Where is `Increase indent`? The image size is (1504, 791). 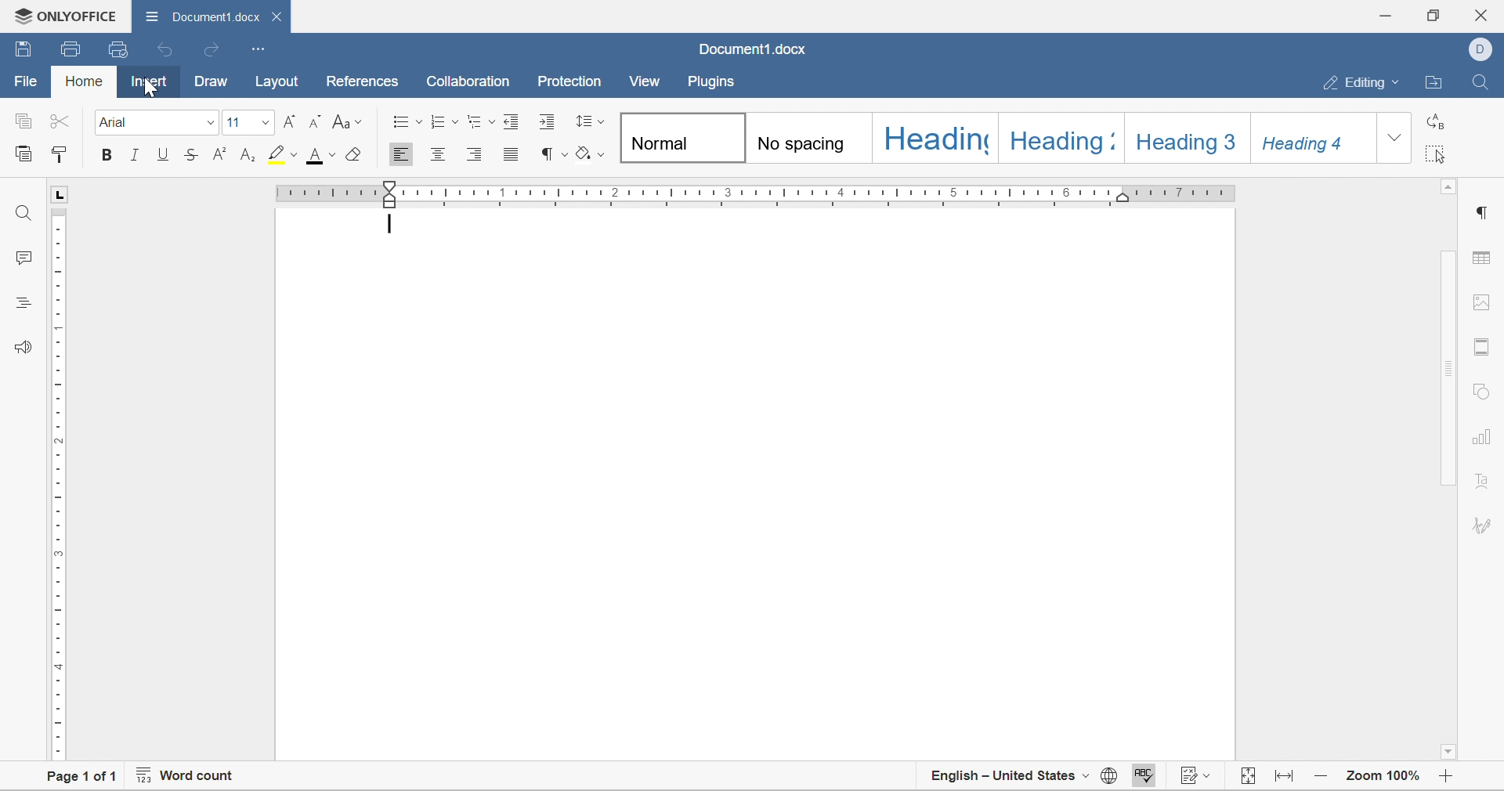
Increase indent is located at coordinates (548, 123).